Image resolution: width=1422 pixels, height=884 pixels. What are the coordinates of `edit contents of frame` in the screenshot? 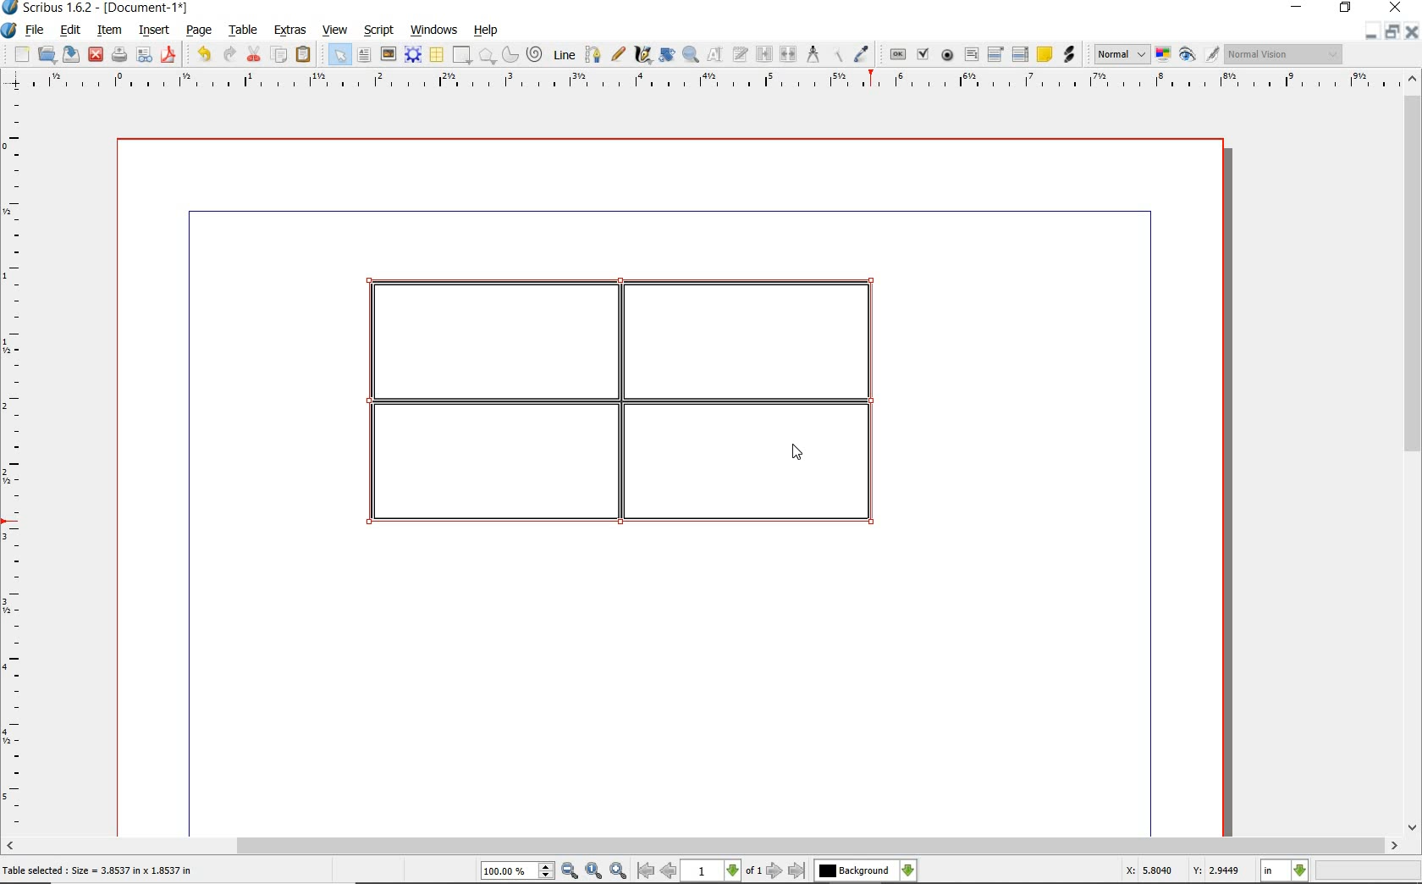 It's located at (715, 55).